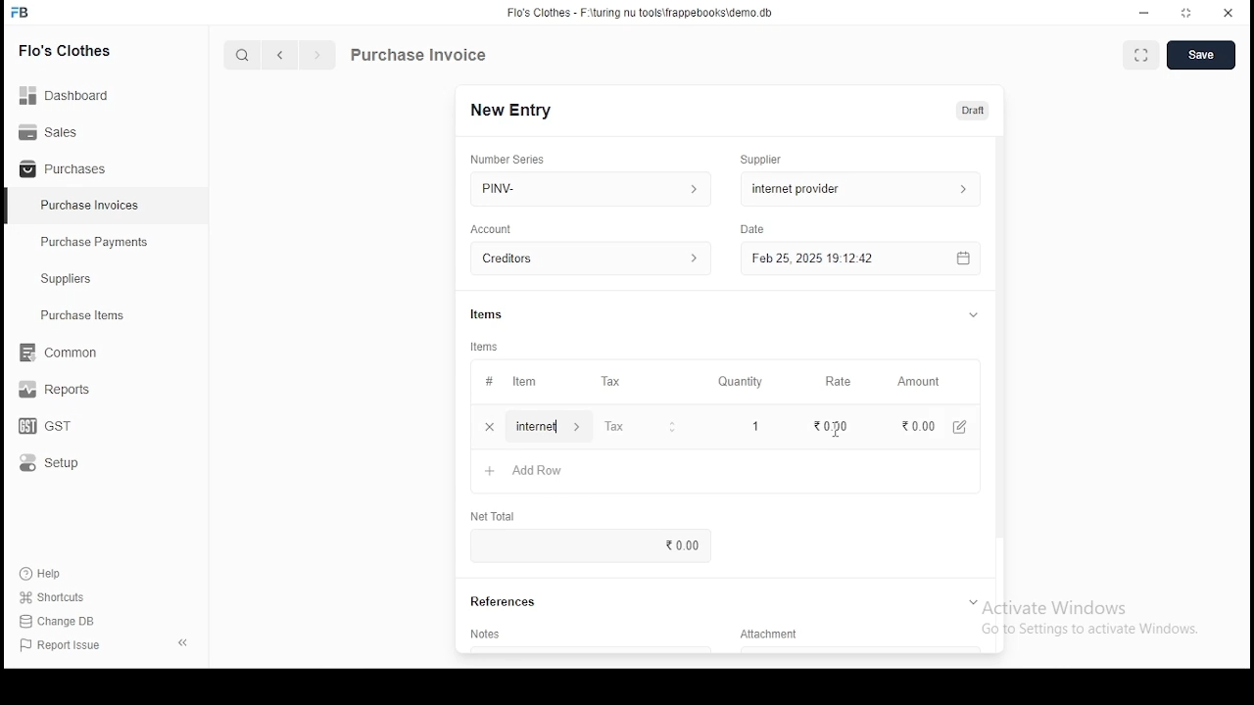 The image size is (1254, 705). What do you see at coordinates (73, 89) in the screenshot?
I see `dashboard` at bounding box center [73, 89].